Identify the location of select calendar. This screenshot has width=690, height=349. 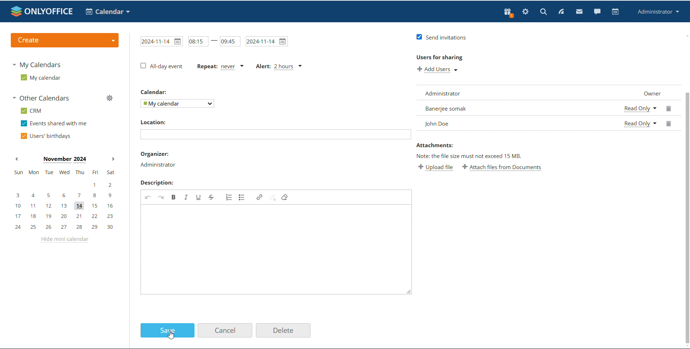
(178, 104).